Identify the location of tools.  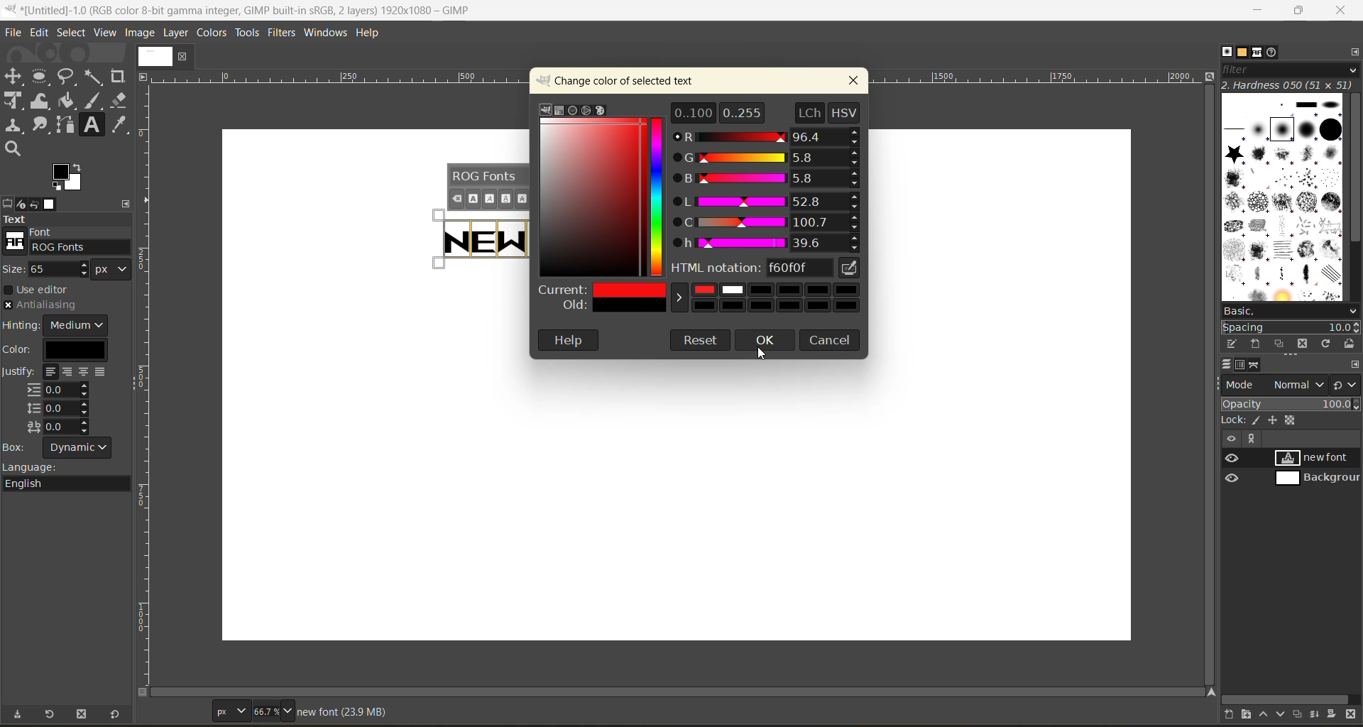
(67, 114).